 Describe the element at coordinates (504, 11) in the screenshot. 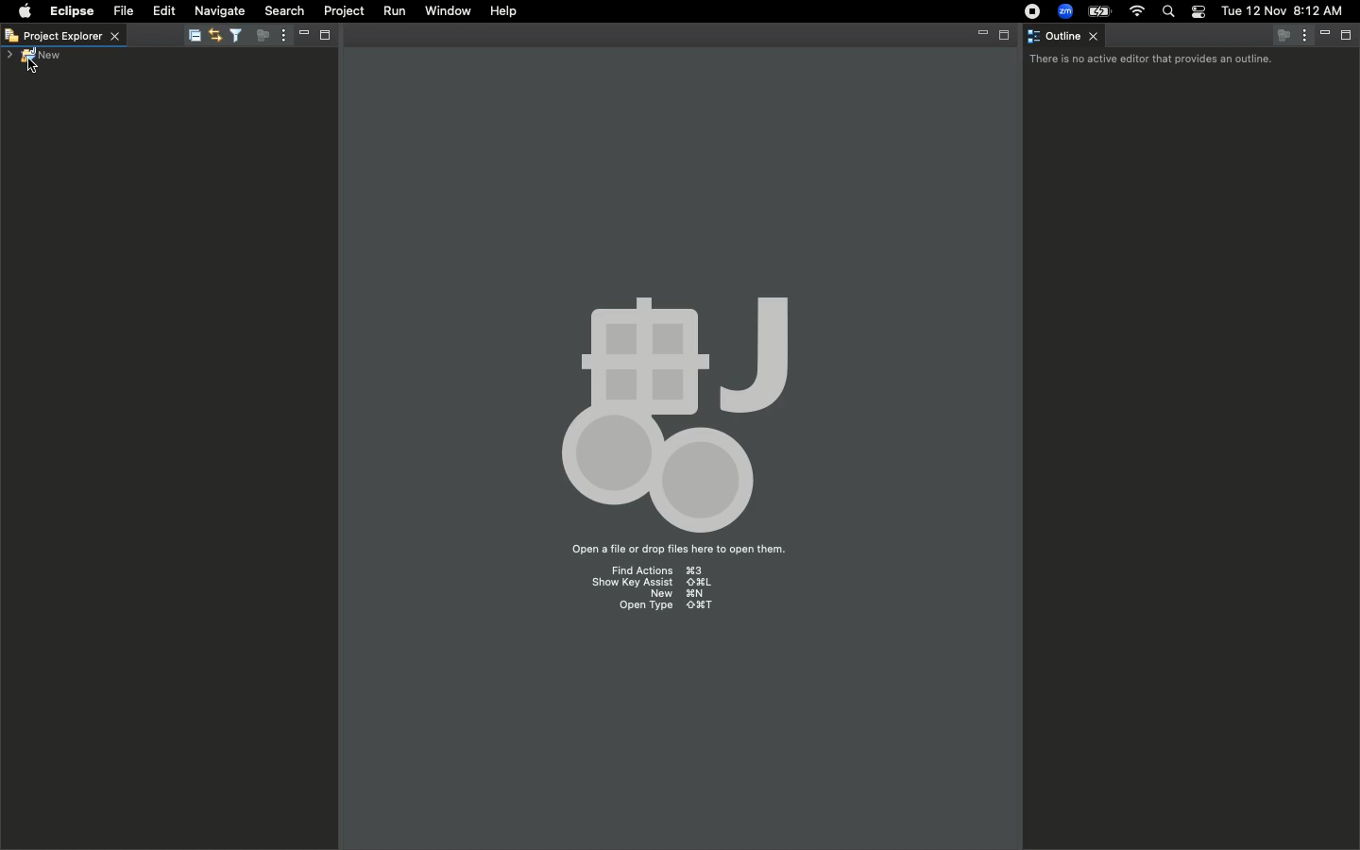

I see `Help` at that location.